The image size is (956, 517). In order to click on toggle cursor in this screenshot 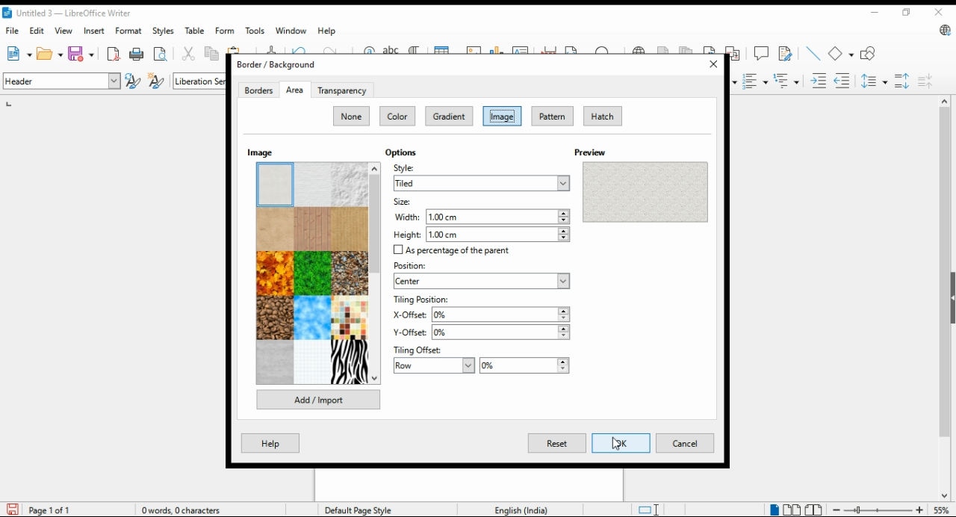, I will do `click(651, 510)`.